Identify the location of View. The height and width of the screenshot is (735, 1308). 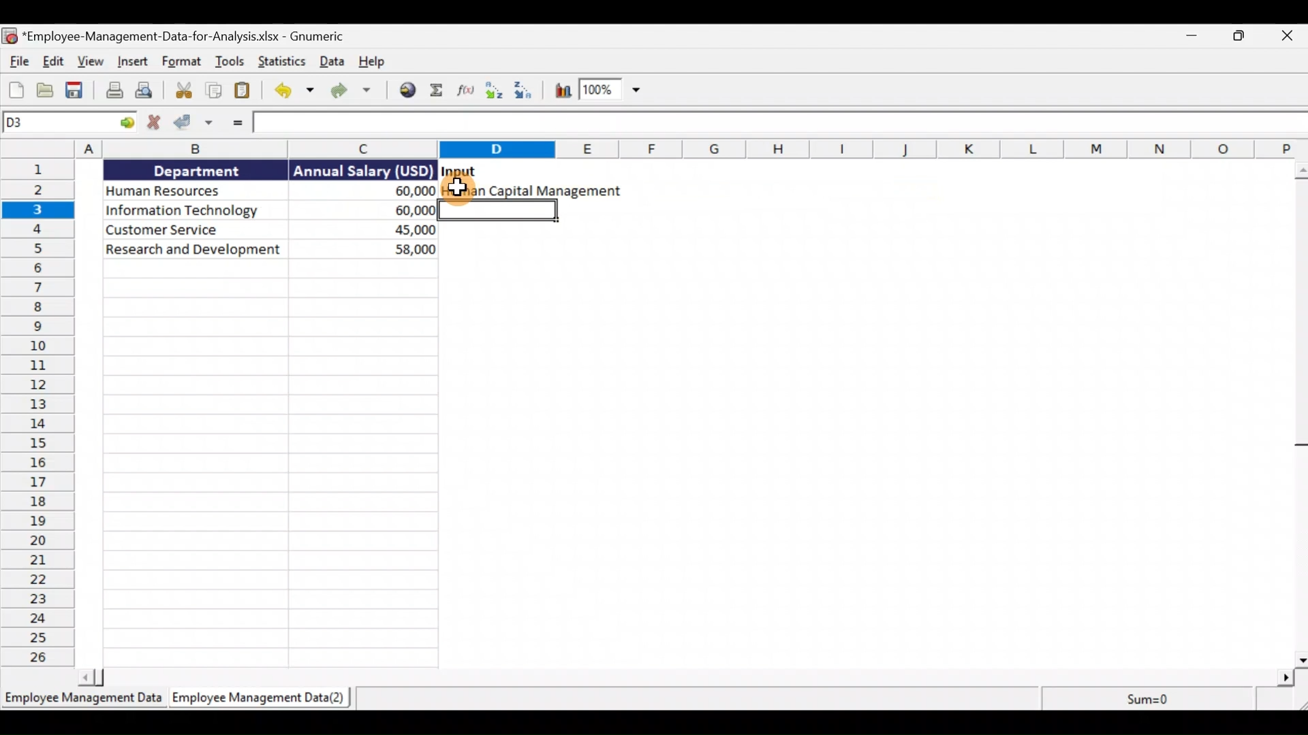
(92, 61).